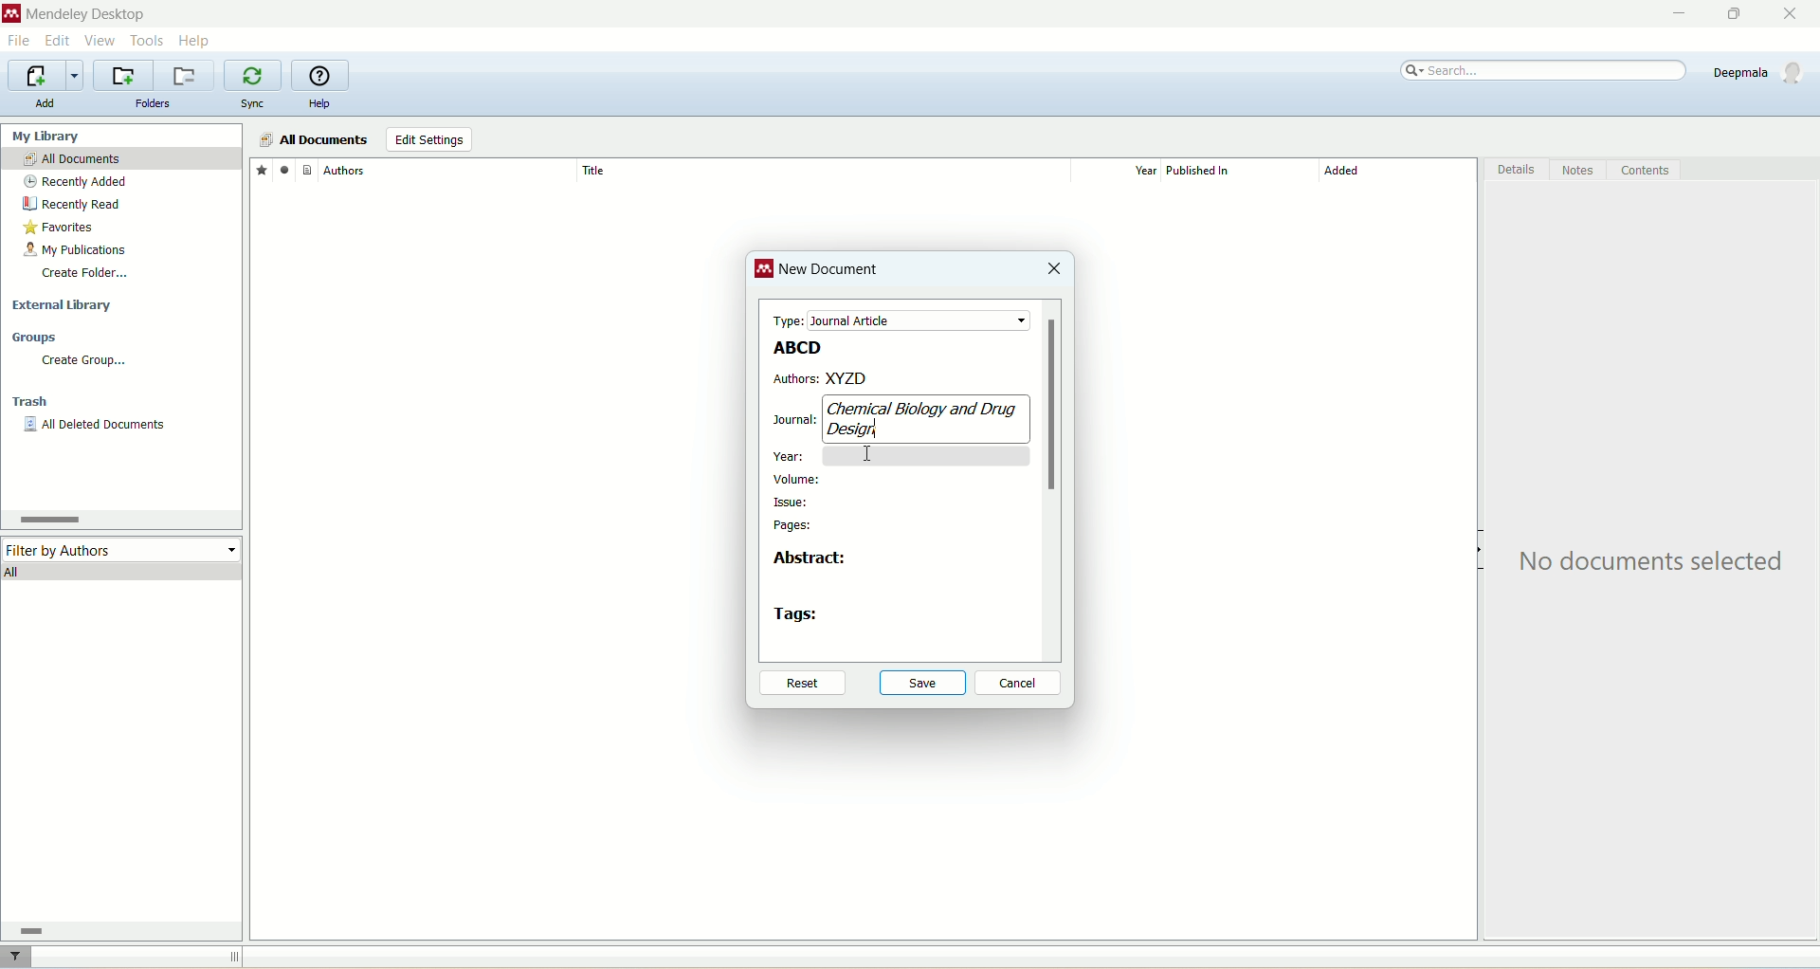 Image resolution: width=1820 pixels, height=969 pixels. I want to click on issue, so click(792, 502).